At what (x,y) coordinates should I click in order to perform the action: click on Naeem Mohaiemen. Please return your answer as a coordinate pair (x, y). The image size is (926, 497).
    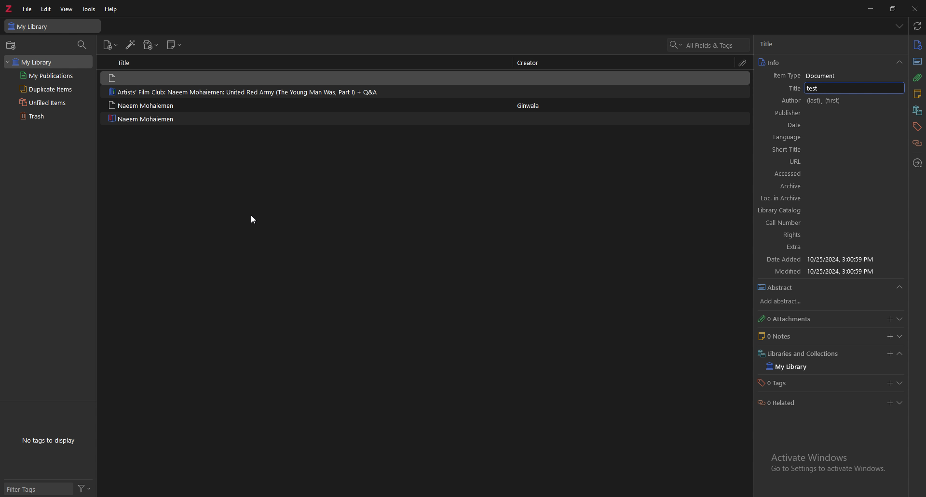
    Looking at the image, I should click on (142, 118).